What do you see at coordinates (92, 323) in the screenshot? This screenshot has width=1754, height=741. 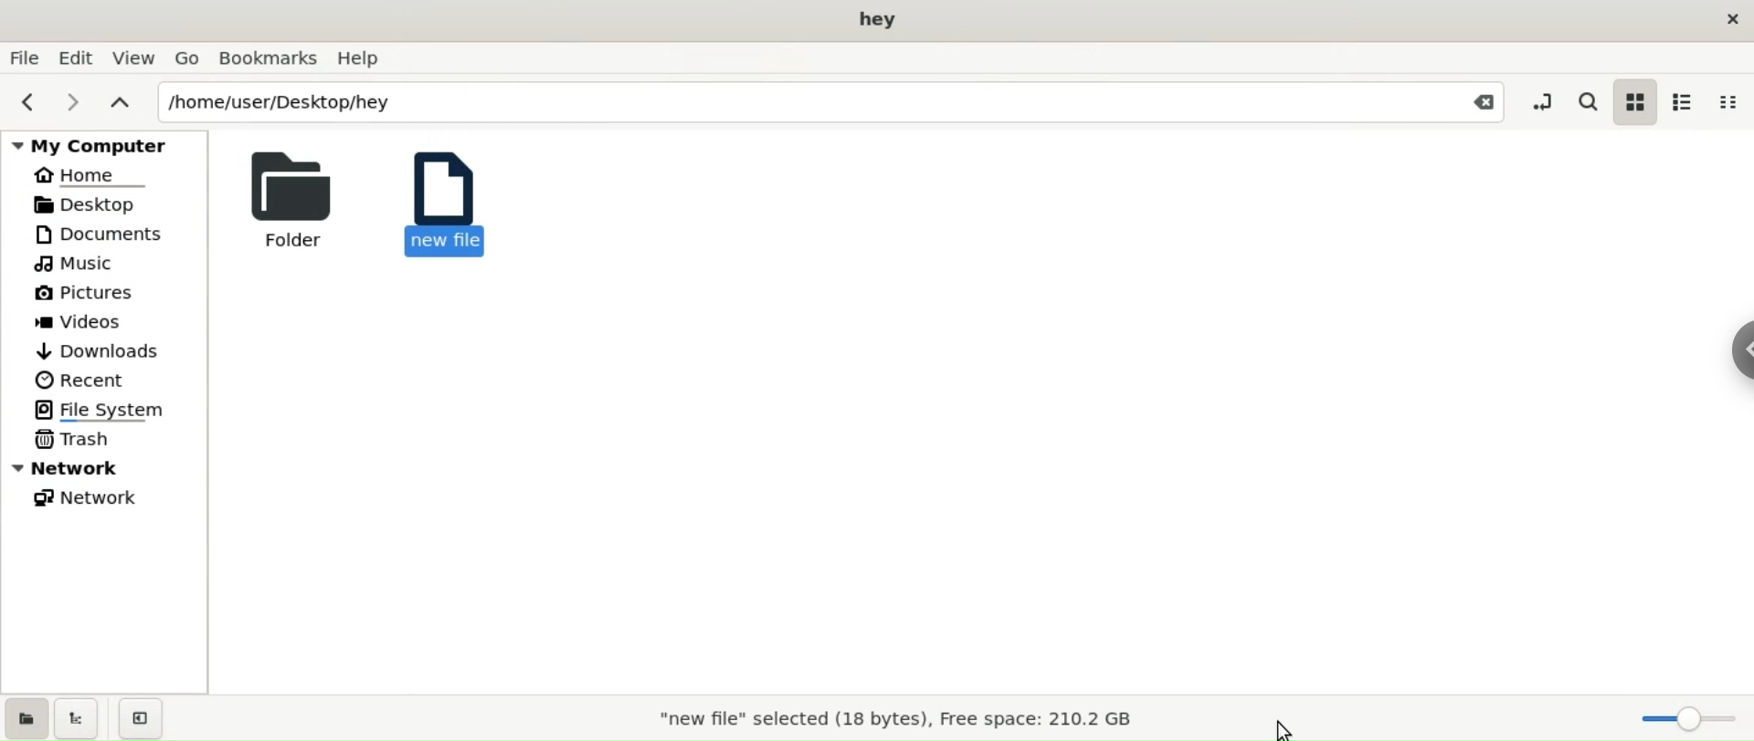 I see `Videos` at bounding box center [92, 323].